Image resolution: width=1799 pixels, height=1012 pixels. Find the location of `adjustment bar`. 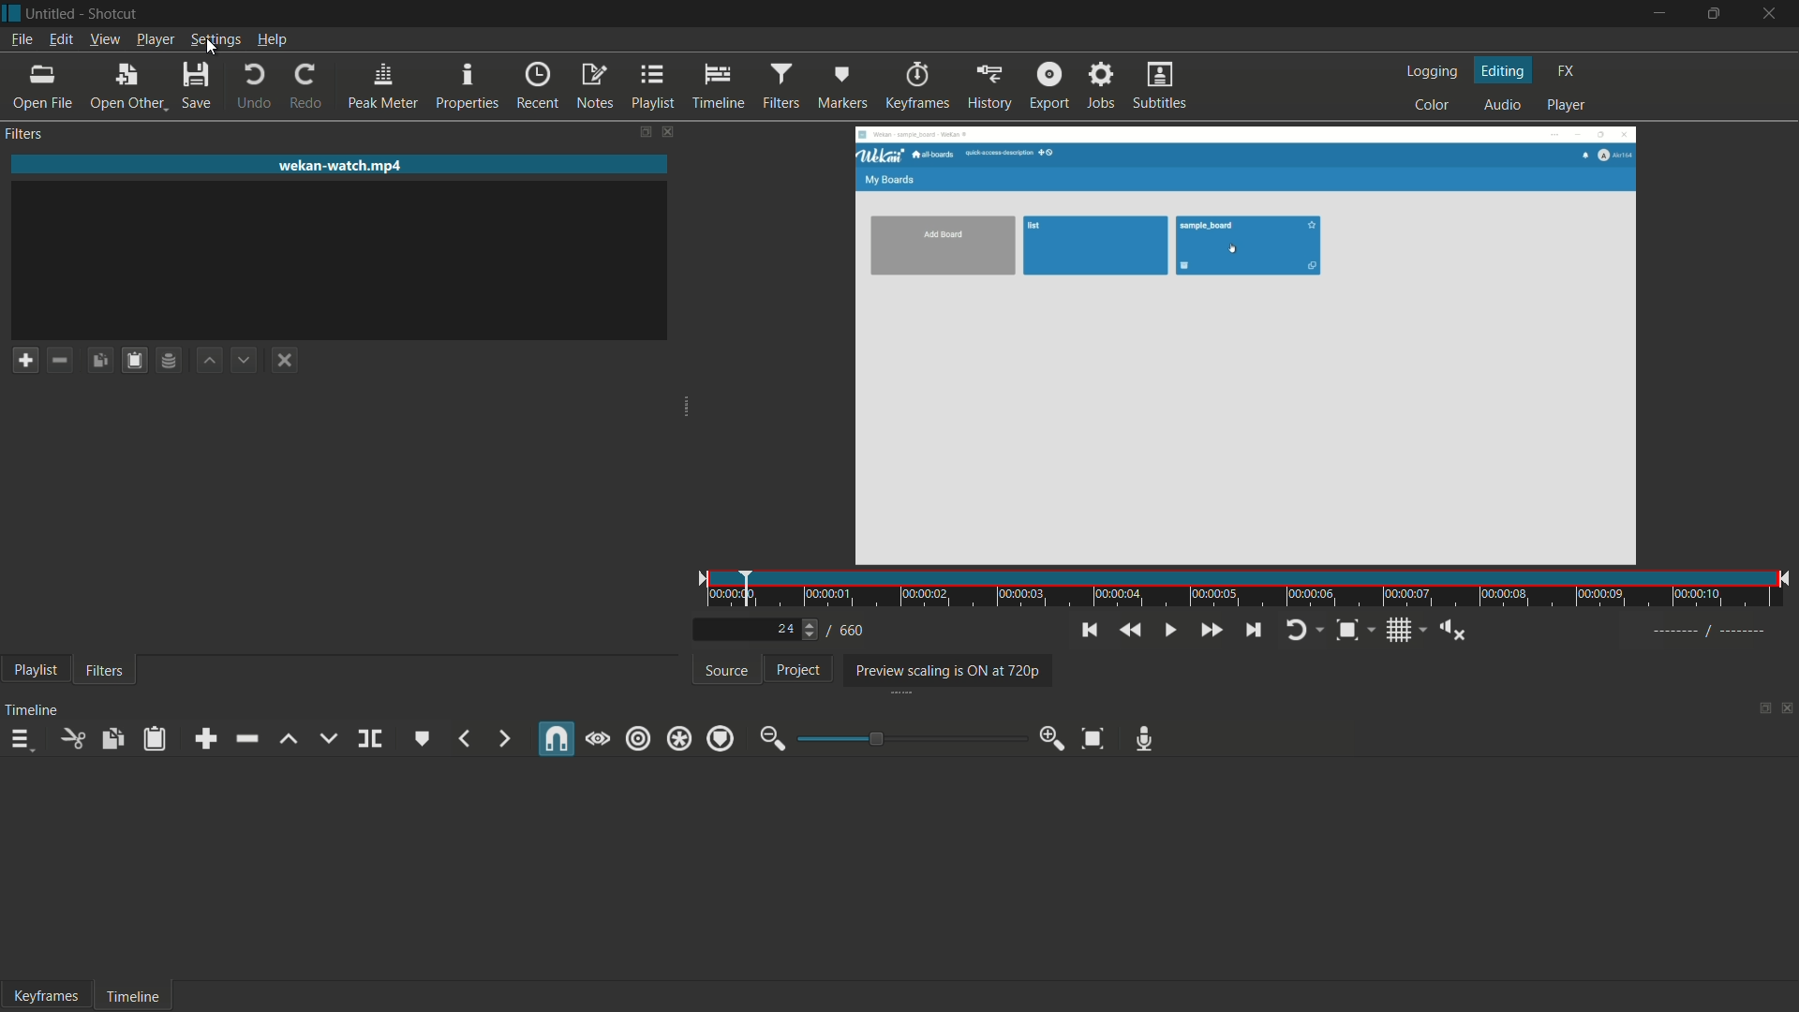

adjustment bar is located at coordinates (909, 738).